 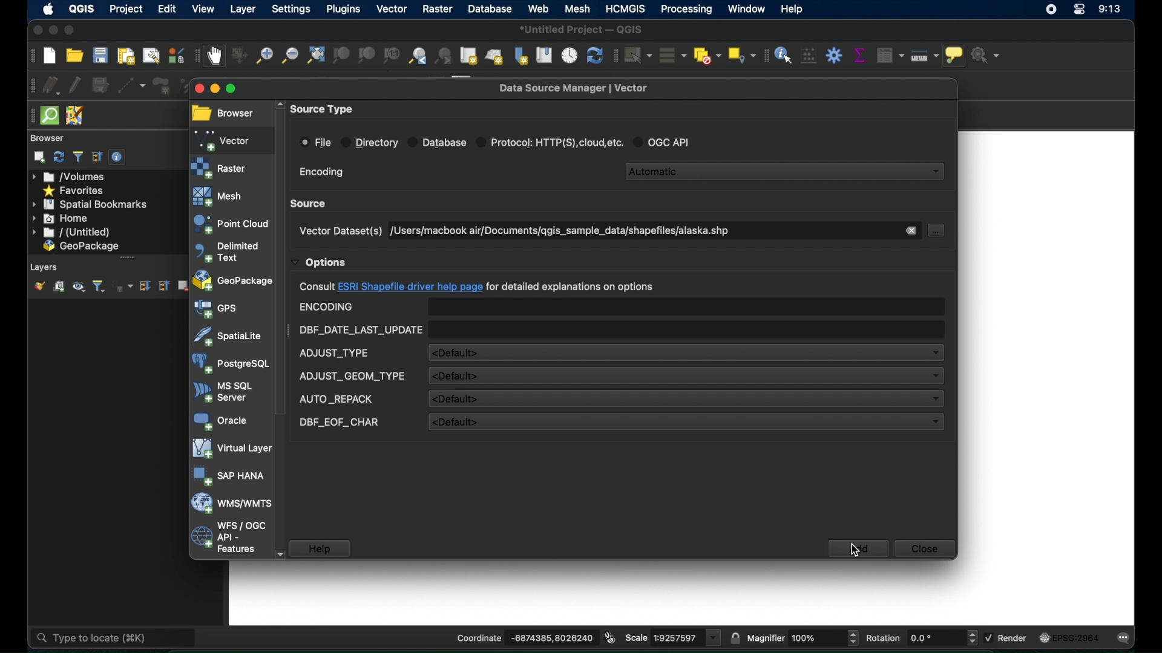 What do you see at coordinates (61, 218) in the screenshot?
I see `home` at bounding box center [61, 218].